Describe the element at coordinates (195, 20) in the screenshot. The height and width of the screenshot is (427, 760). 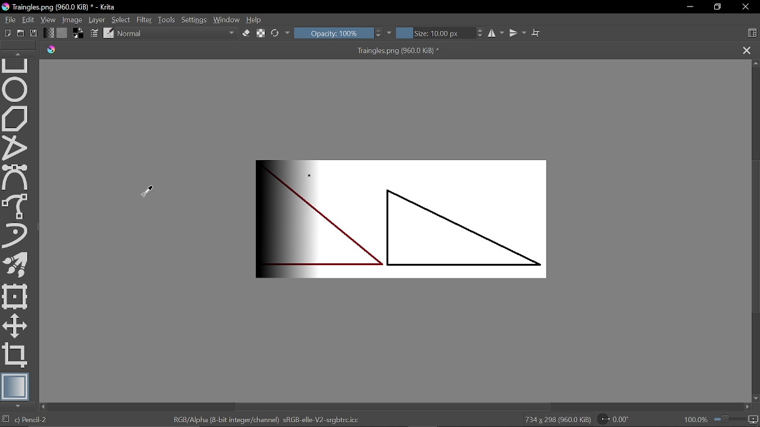
I see `Settings` at that location.